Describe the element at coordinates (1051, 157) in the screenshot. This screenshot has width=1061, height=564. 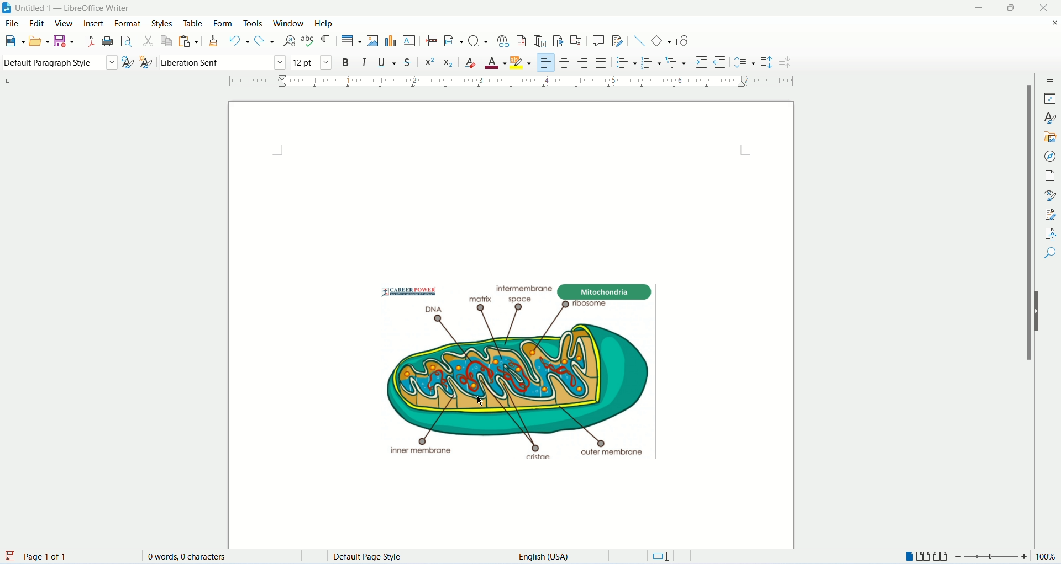
I see `navigator` at that location.